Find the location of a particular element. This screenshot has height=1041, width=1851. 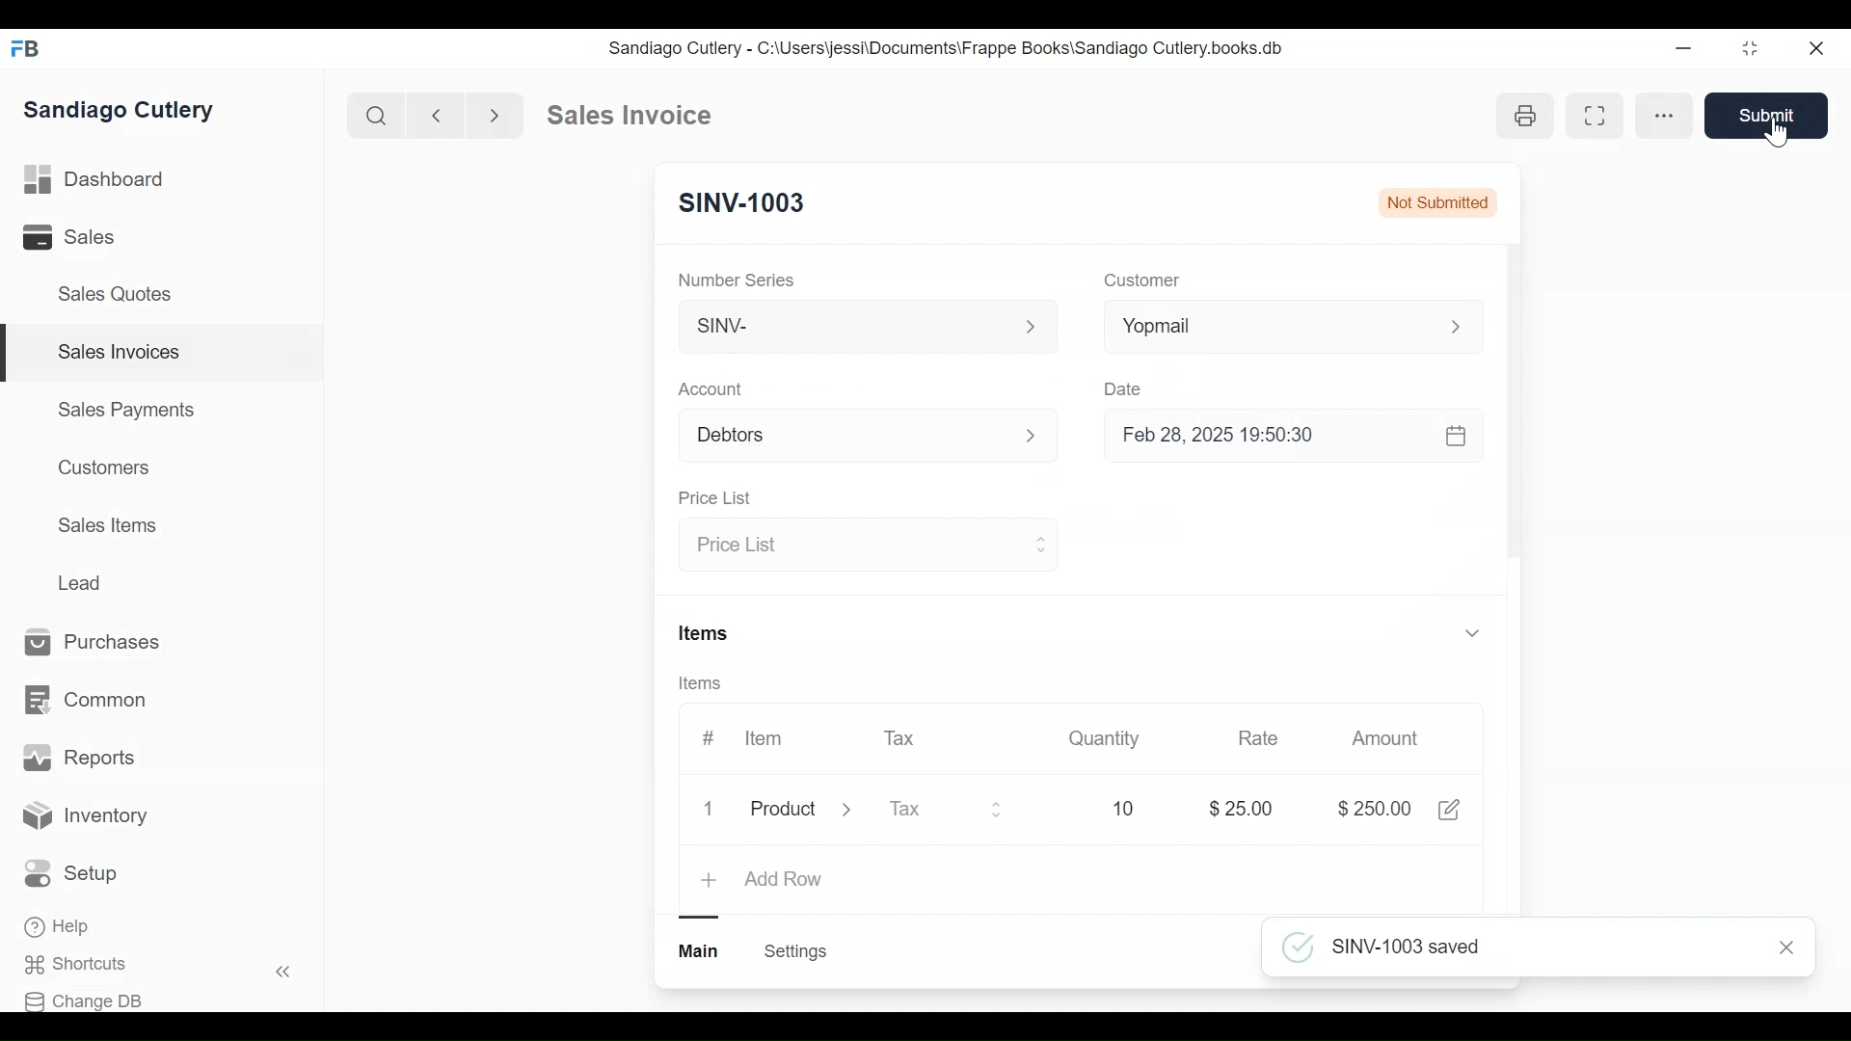

Number Series is located at coordinates (738, 280).